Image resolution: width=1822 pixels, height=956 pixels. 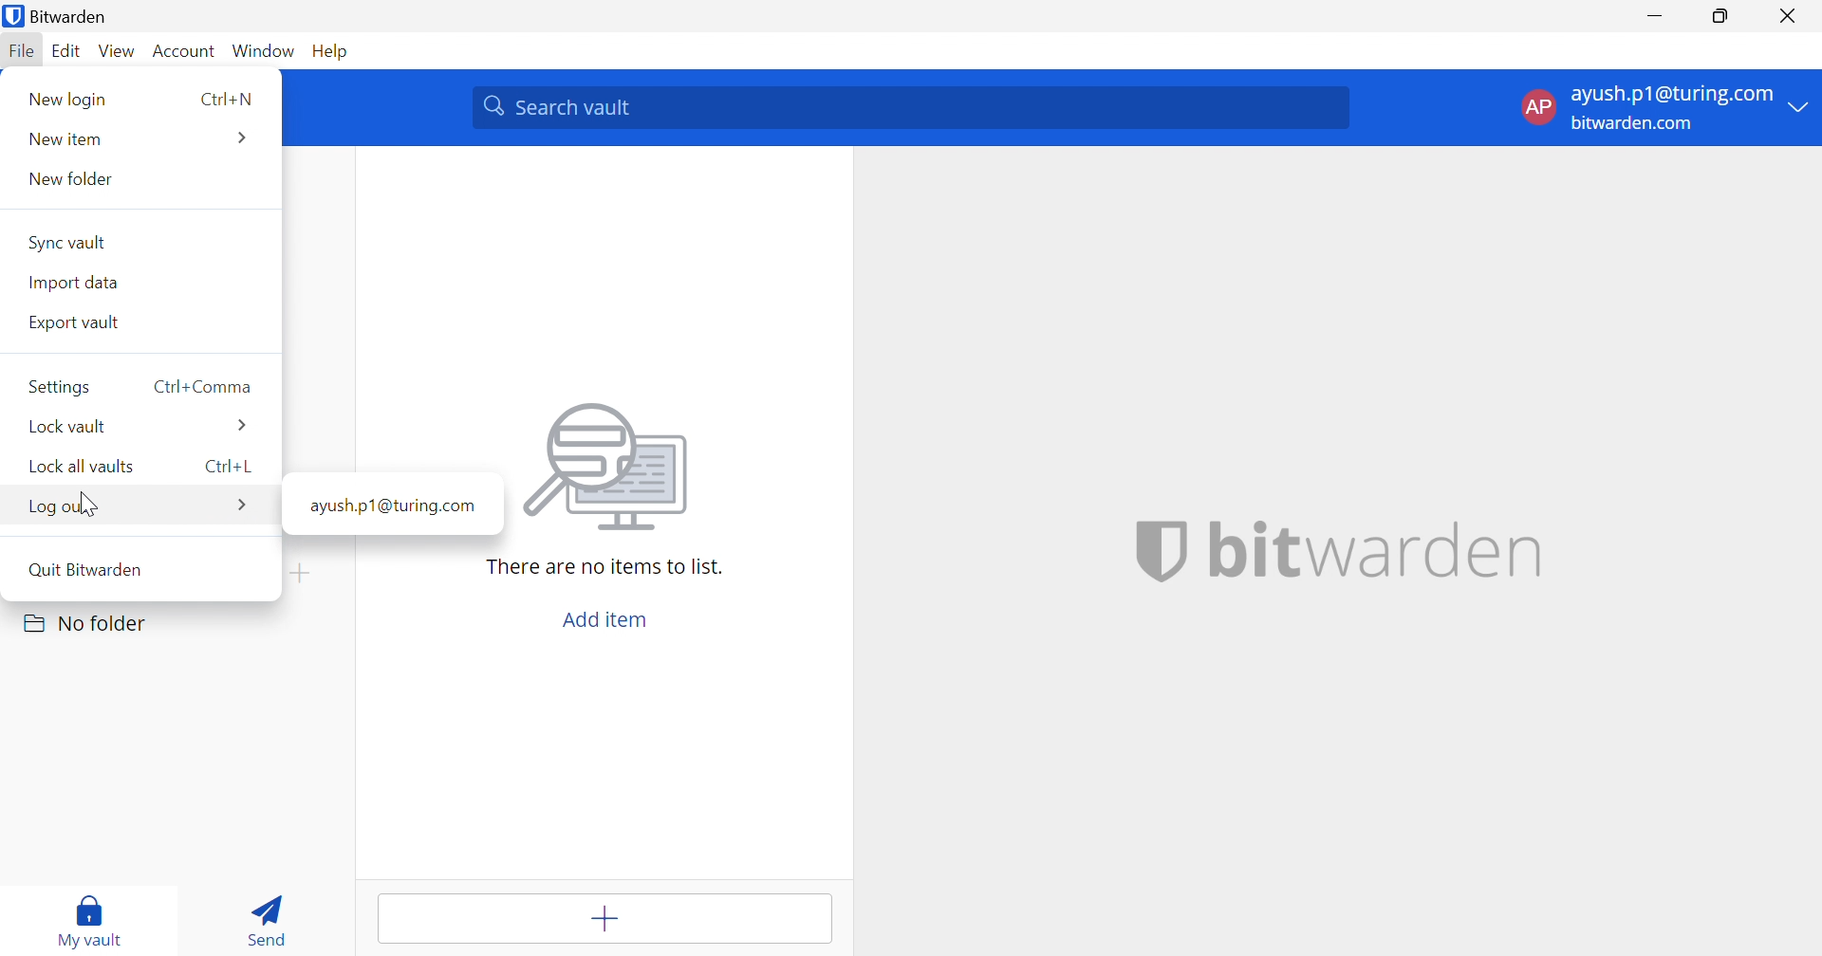 What do you see at coordinates (69, 243) in the screenshot?
I see `Sync vault` at bounding box center [69, 243].